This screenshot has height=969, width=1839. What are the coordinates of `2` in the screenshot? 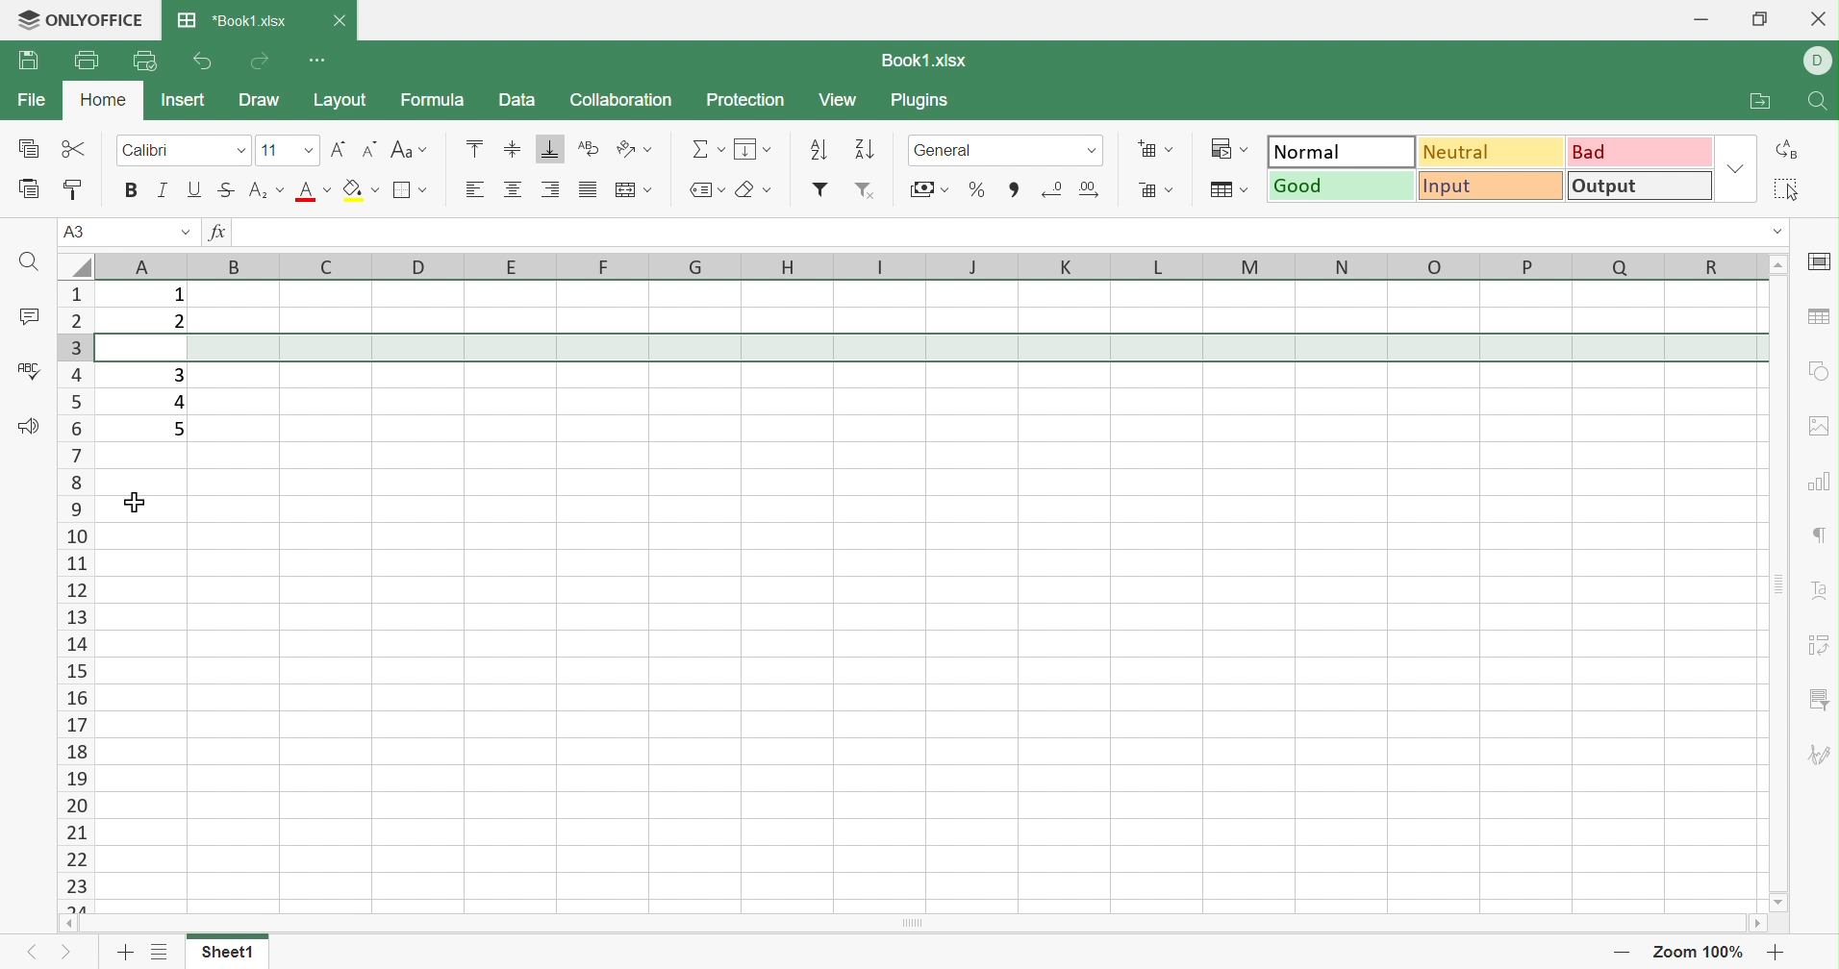 It's located at (178, 323).